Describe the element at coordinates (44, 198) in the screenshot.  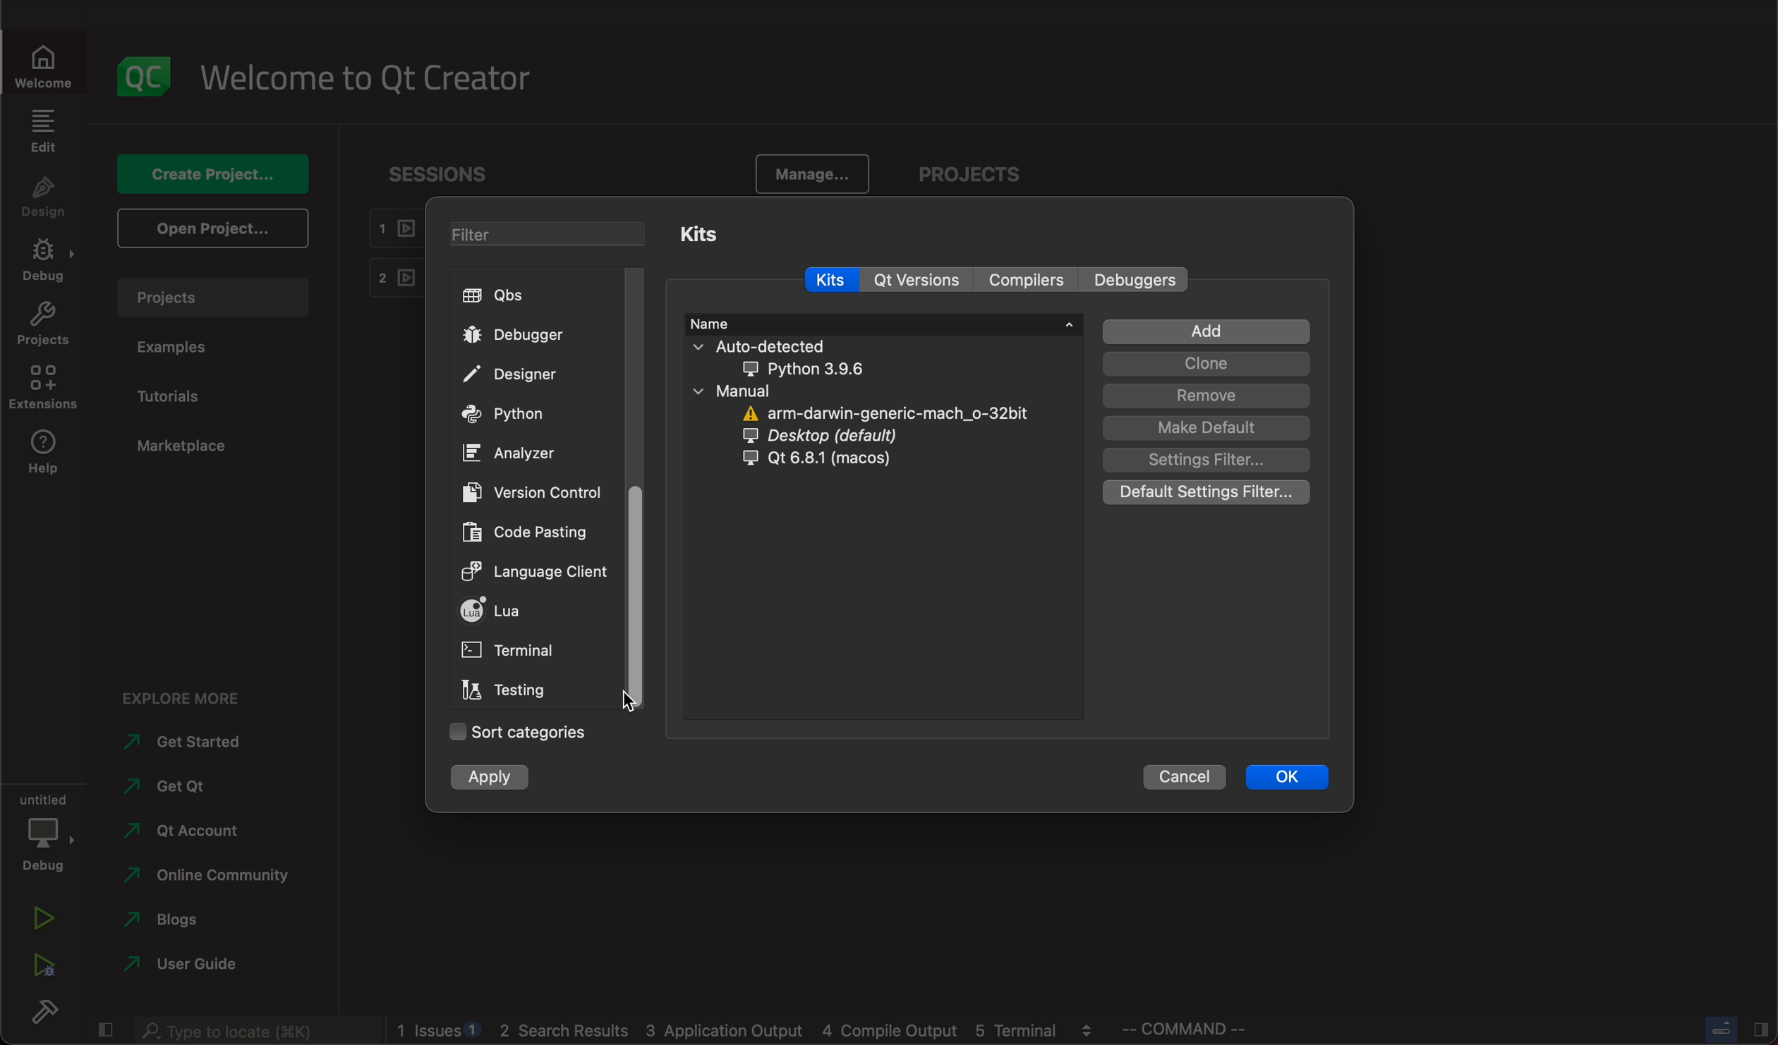
I see `design` at that location.